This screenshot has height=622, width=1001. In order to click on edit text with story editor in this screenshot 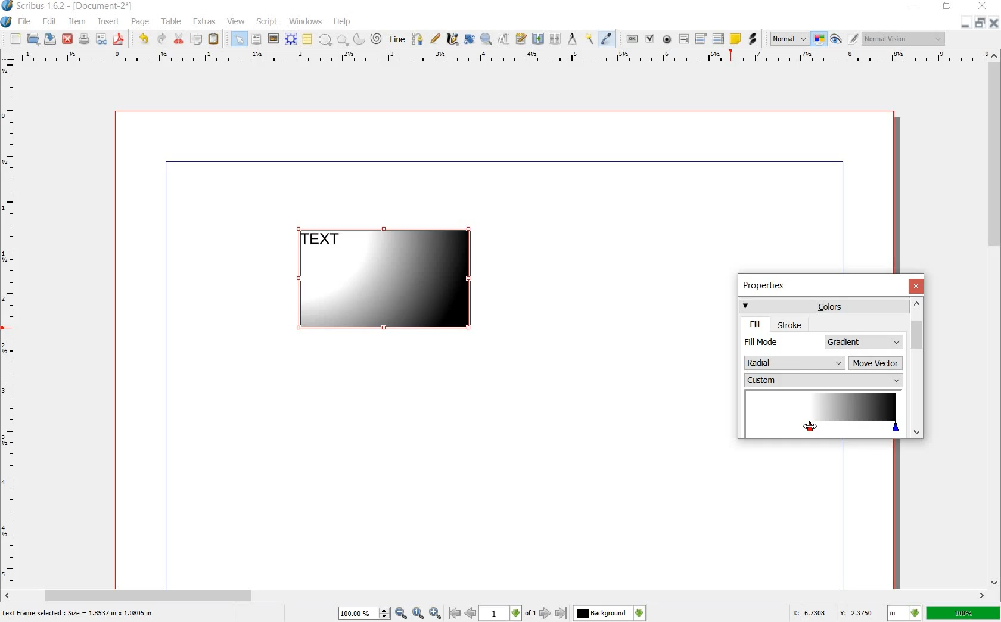, I will do `click(520, 39)`.